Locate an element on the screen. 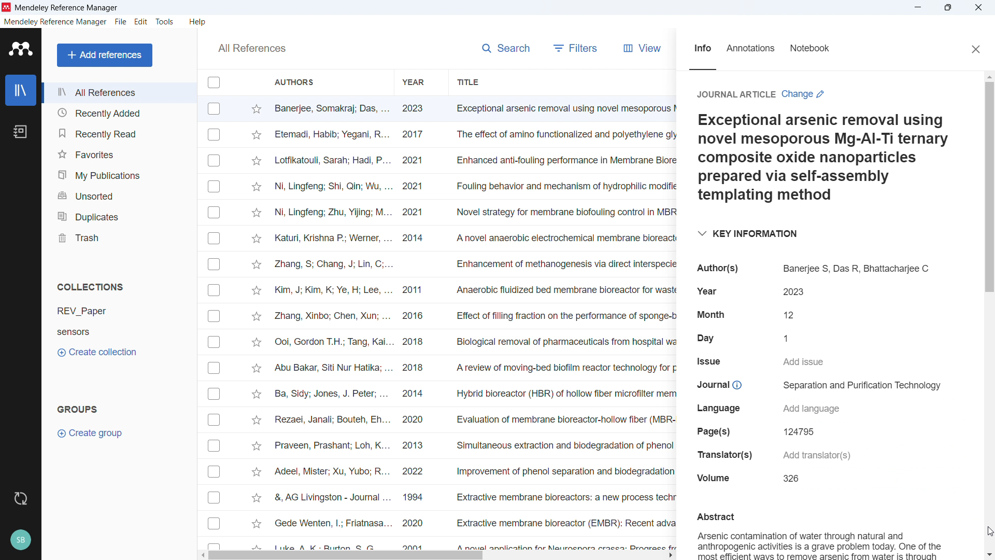 This screenshot has width=995, height=560. biological removal of pharmaceuticals from hospital wastewater in a pilot-scal is located at coordinates (561, 342).